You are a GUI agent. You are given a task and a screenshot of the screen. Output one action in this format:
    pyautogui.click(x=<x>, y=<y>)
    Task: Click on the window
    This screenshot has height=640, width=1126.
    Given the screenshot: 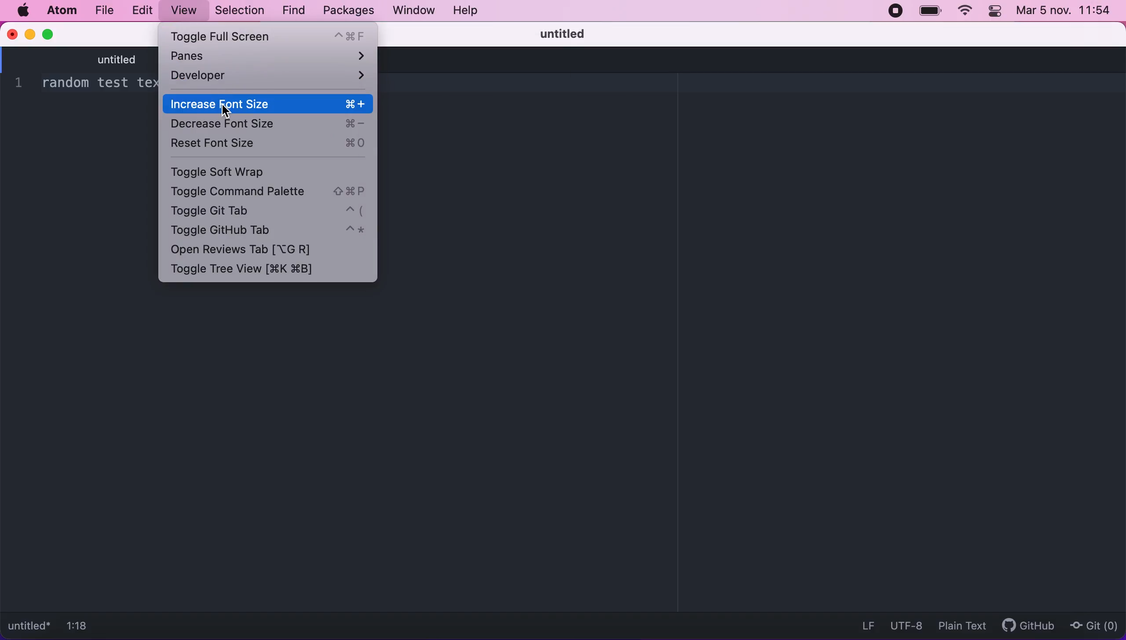 What is the action you would take?
    pyautogui.click(x=410, y=11)
    